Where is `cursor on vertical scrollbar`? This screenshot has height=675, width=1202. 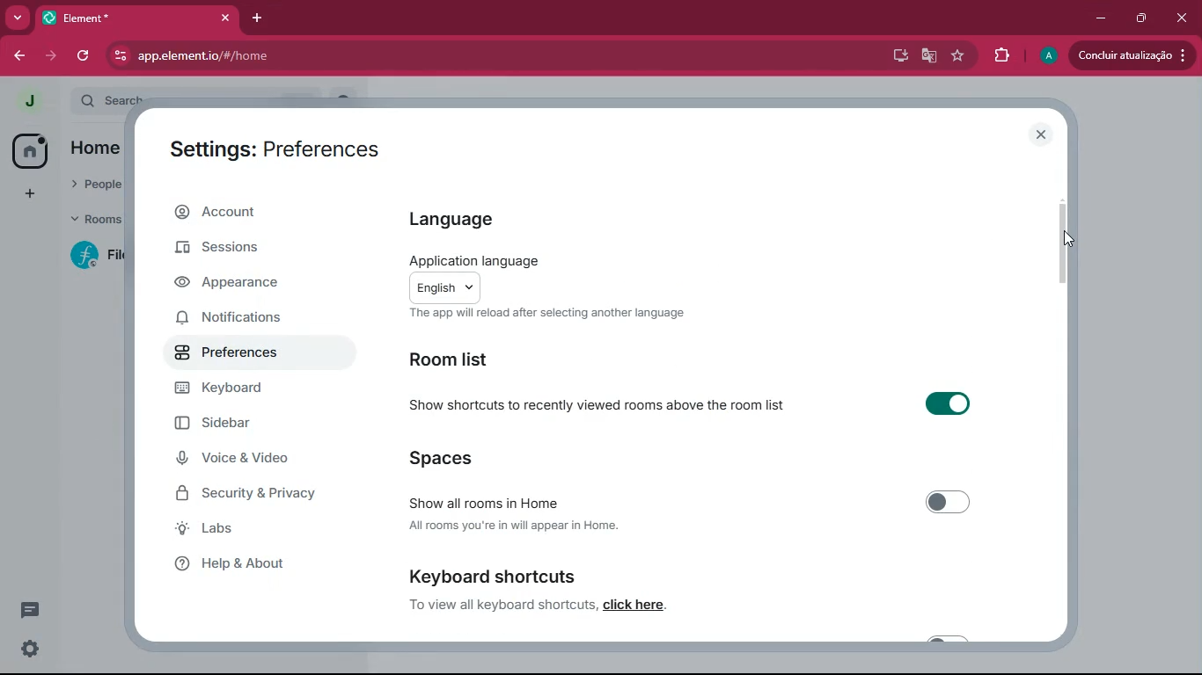 cursor on vertical scrollbar is located at coordinates (1066, 237).